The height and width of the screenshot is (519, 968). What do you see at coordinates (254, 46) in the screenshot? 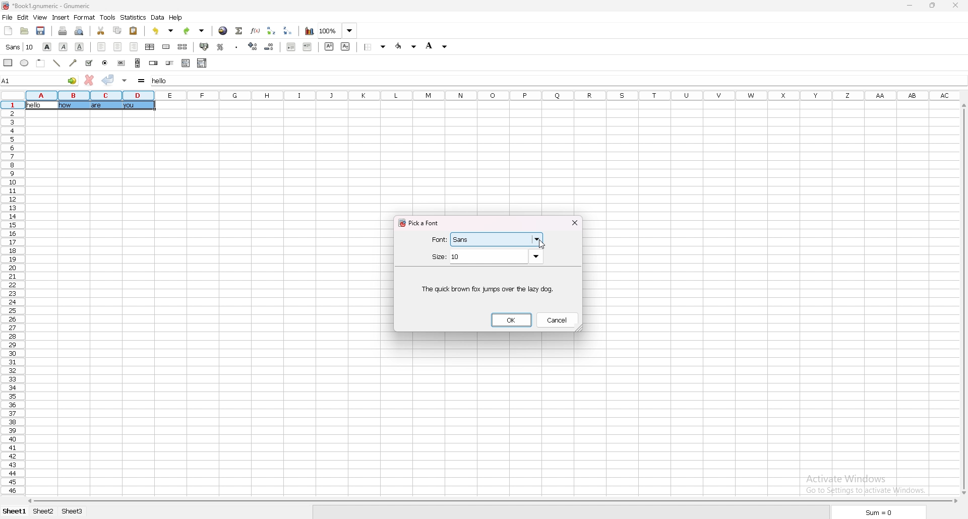
I see `increase decimal` at bounding box center [254, 46].